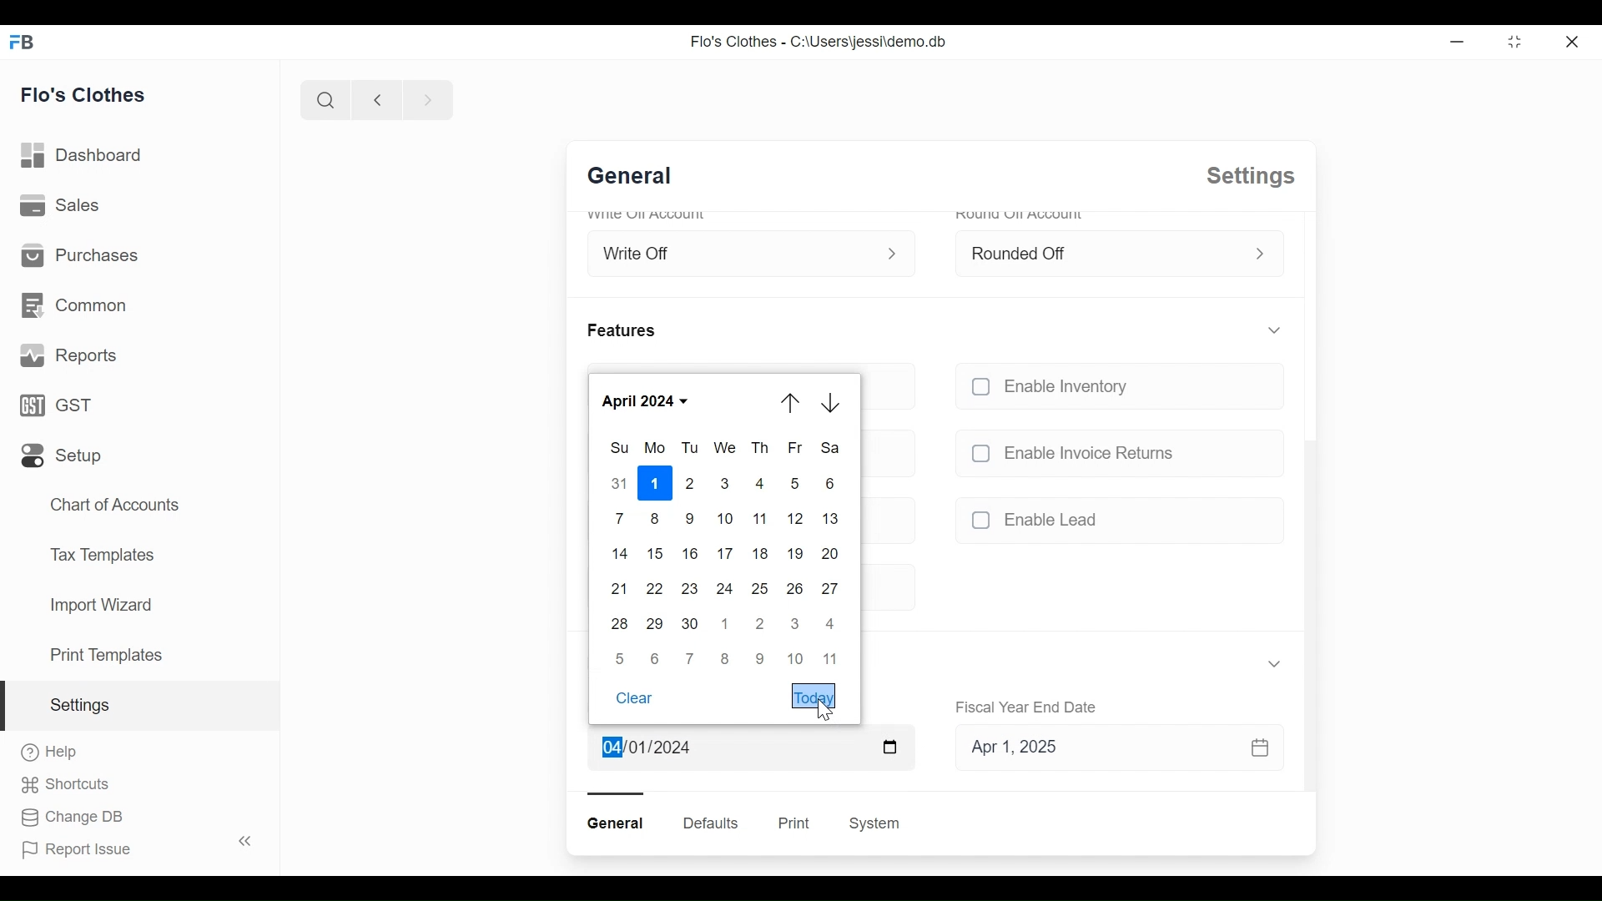  What do you see at coordinates (658, 520) in the screenshot?
I see `8` at bounding box center [658, 520].